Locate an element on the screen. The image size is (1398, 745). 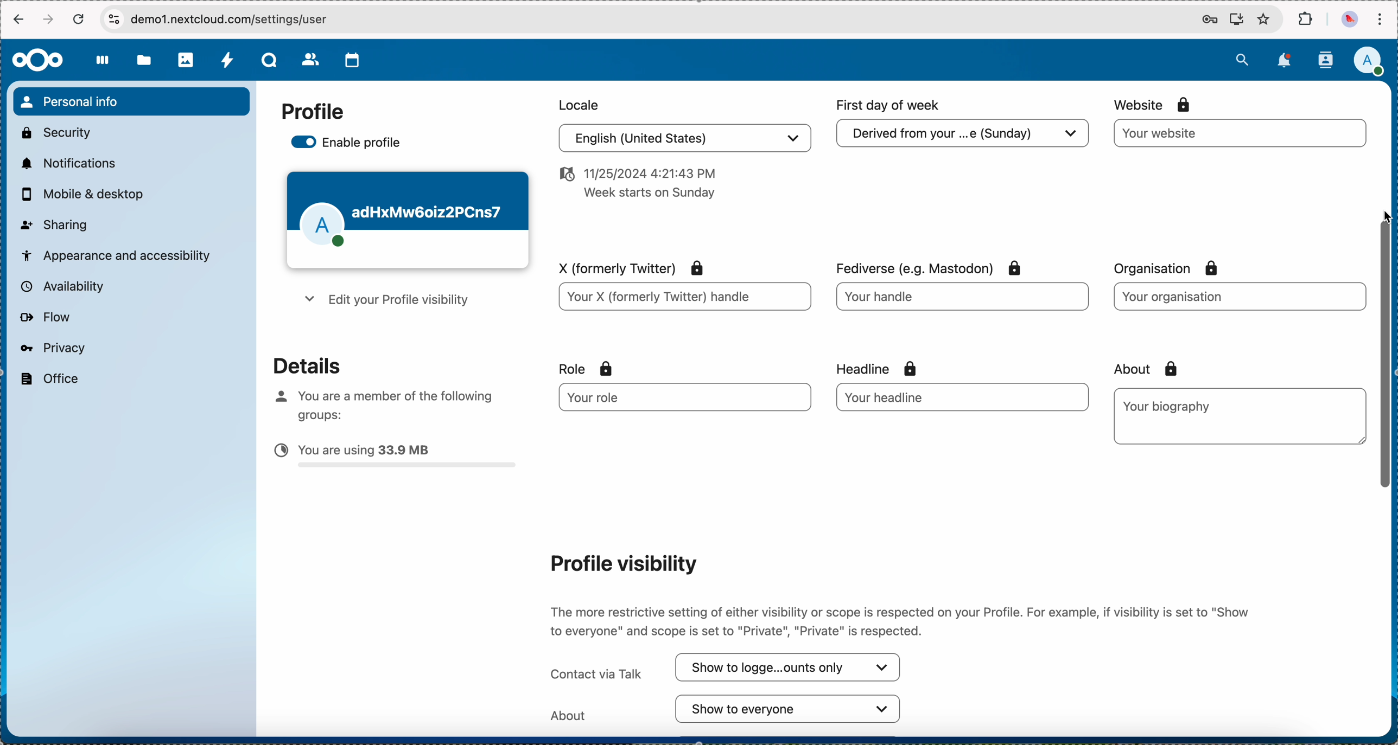
activity is located at coordinates (228, 61).